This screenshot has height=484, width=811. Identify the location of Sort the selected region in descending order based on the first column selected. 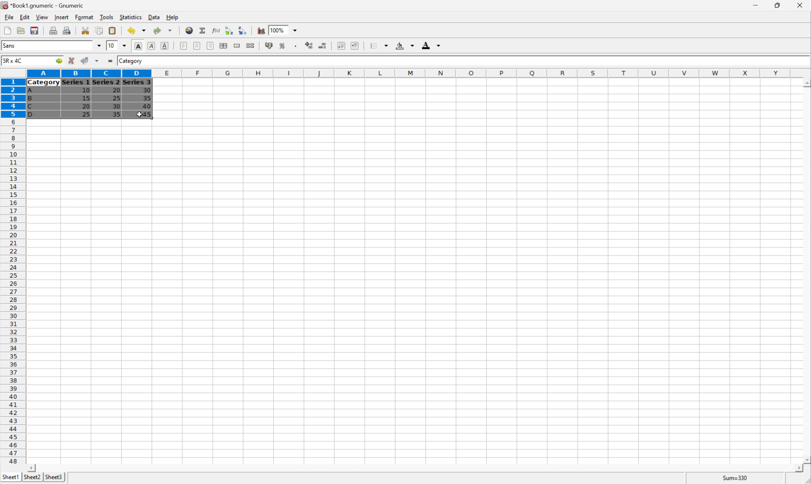
(242, 30).